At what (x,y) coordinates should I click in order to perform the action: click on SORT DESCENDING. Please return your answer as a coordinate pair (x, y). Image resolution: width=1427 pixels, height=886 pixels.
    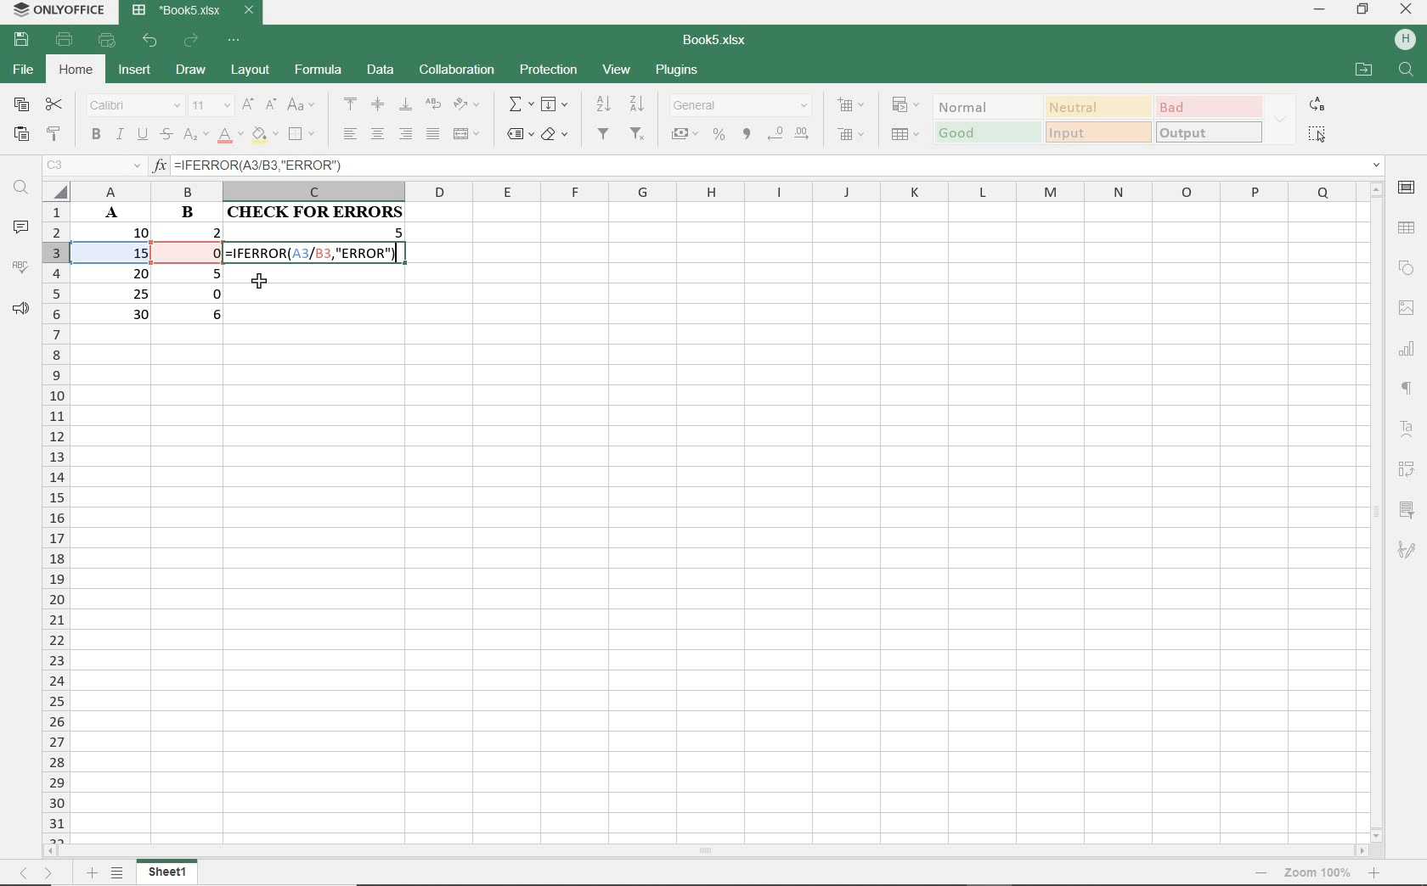
    Looking at the image, I should click on (602, 104).